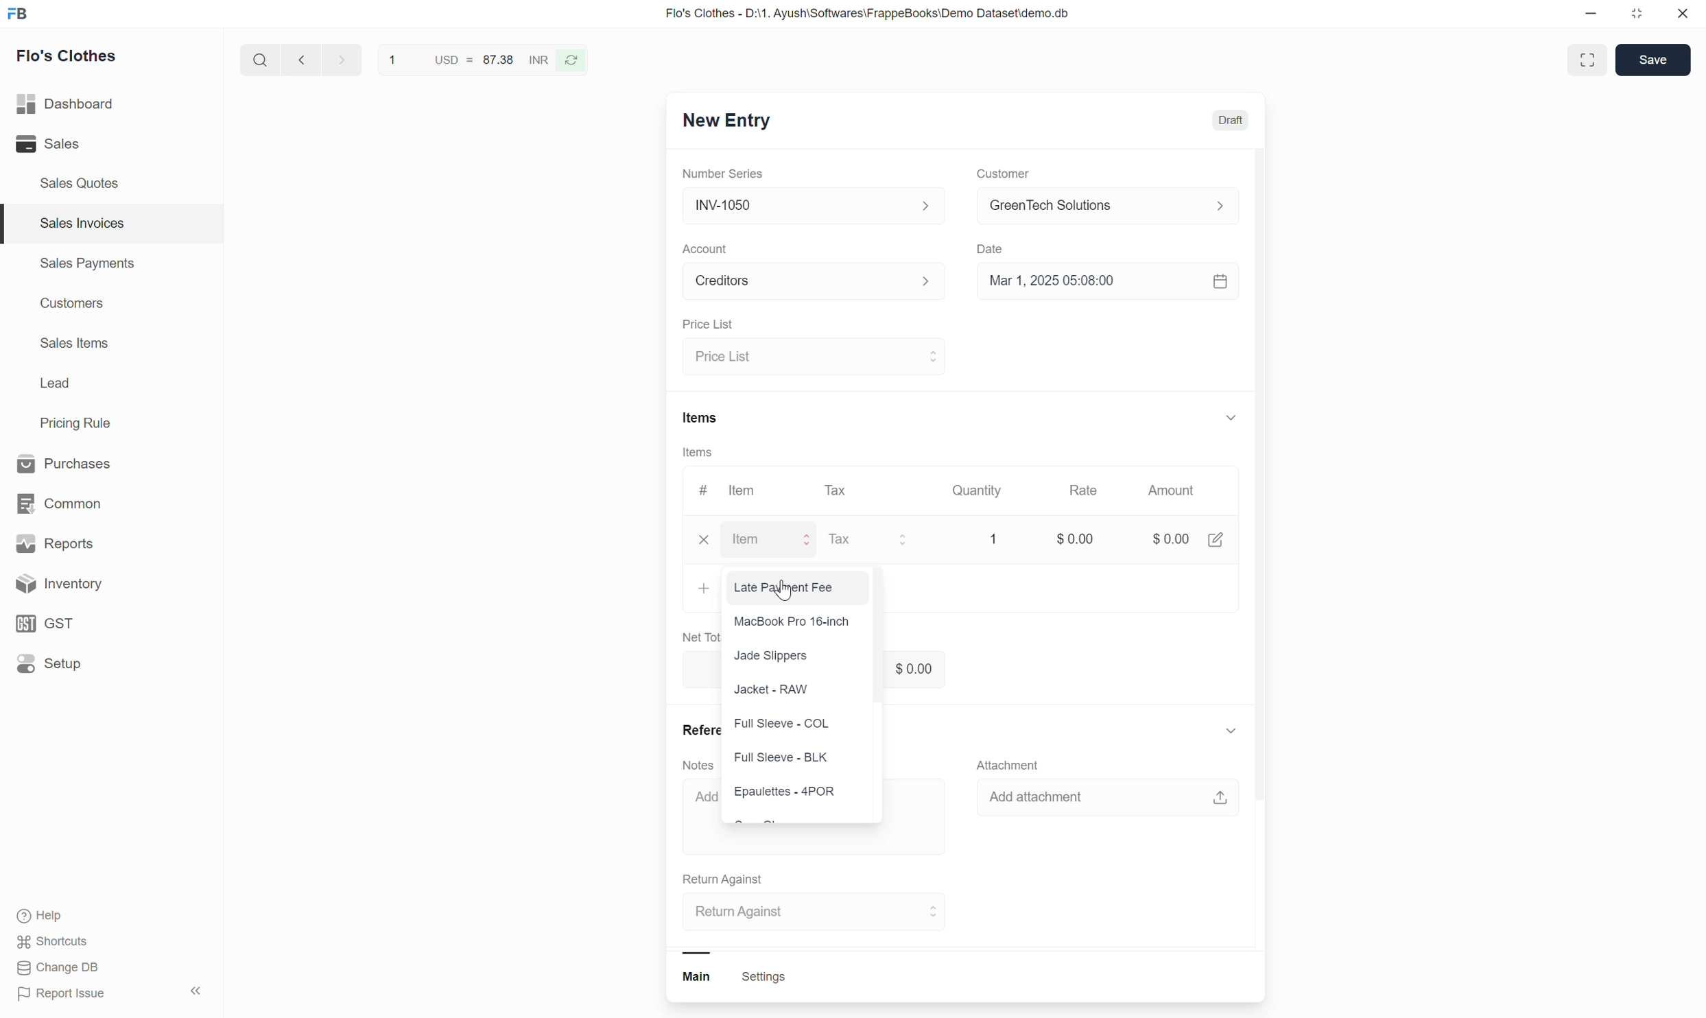 Image resolution: width=1706 pixels, height=1018 pixels. I want to click on Account, so click(707, 249).